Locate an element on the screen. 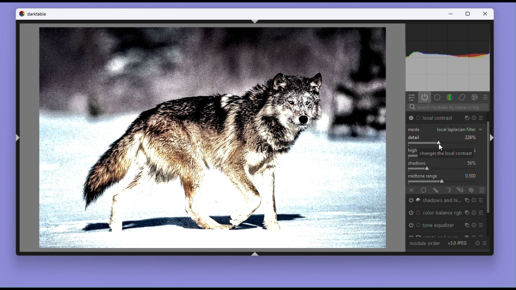   is located at coordinates (474, 201).